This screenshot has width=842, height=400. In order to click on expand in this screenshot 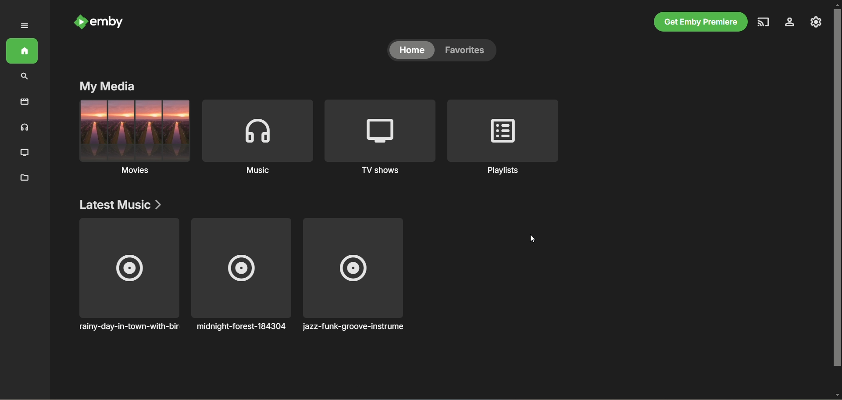, I will do `click(25, 25)`.